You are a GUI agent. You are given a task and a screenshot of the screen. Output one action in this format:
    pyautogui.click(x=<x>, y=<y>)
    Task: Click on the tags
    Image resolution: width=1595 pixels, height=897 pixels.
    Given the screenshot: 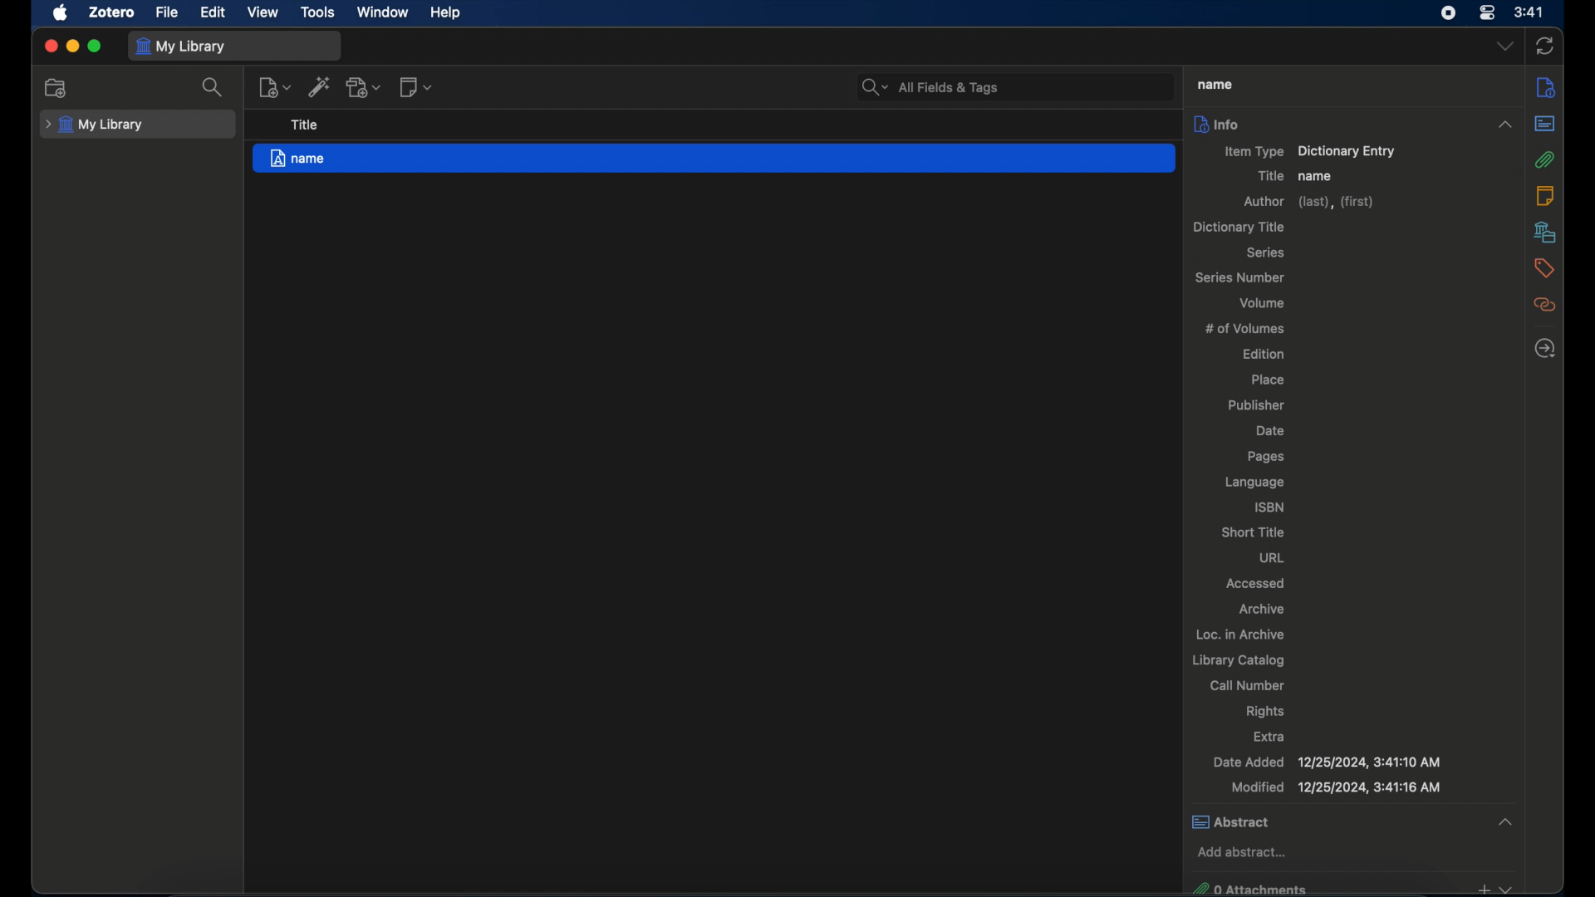 What is the action you would take?
    pyautogui.click(x=1545, y=268)
    